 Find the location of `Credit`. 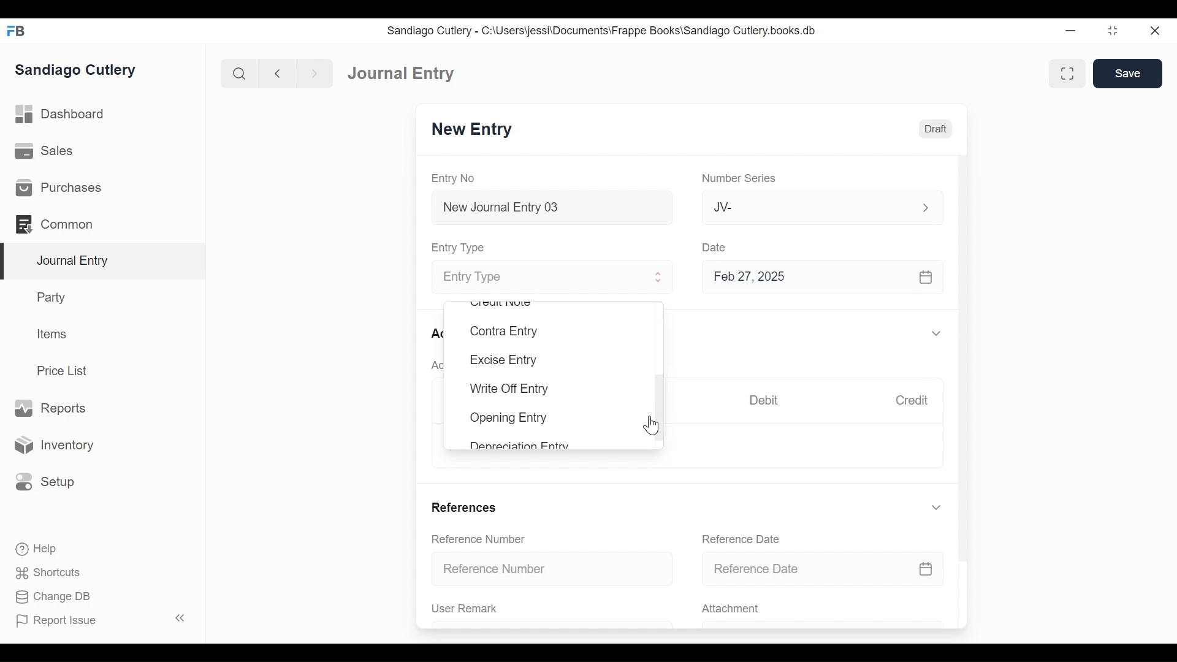

Credit is located at coordinates (913, 400).